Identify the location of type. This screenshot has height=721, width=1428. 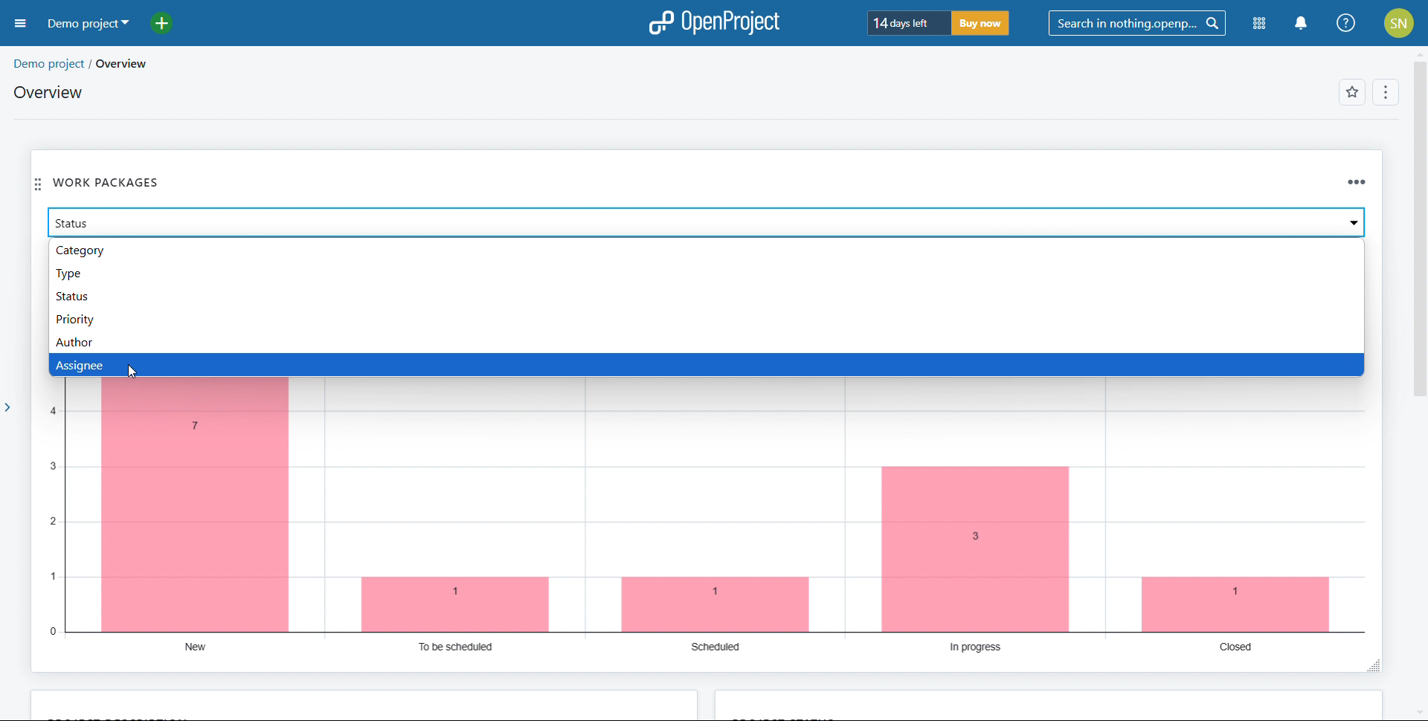
(708, 274).